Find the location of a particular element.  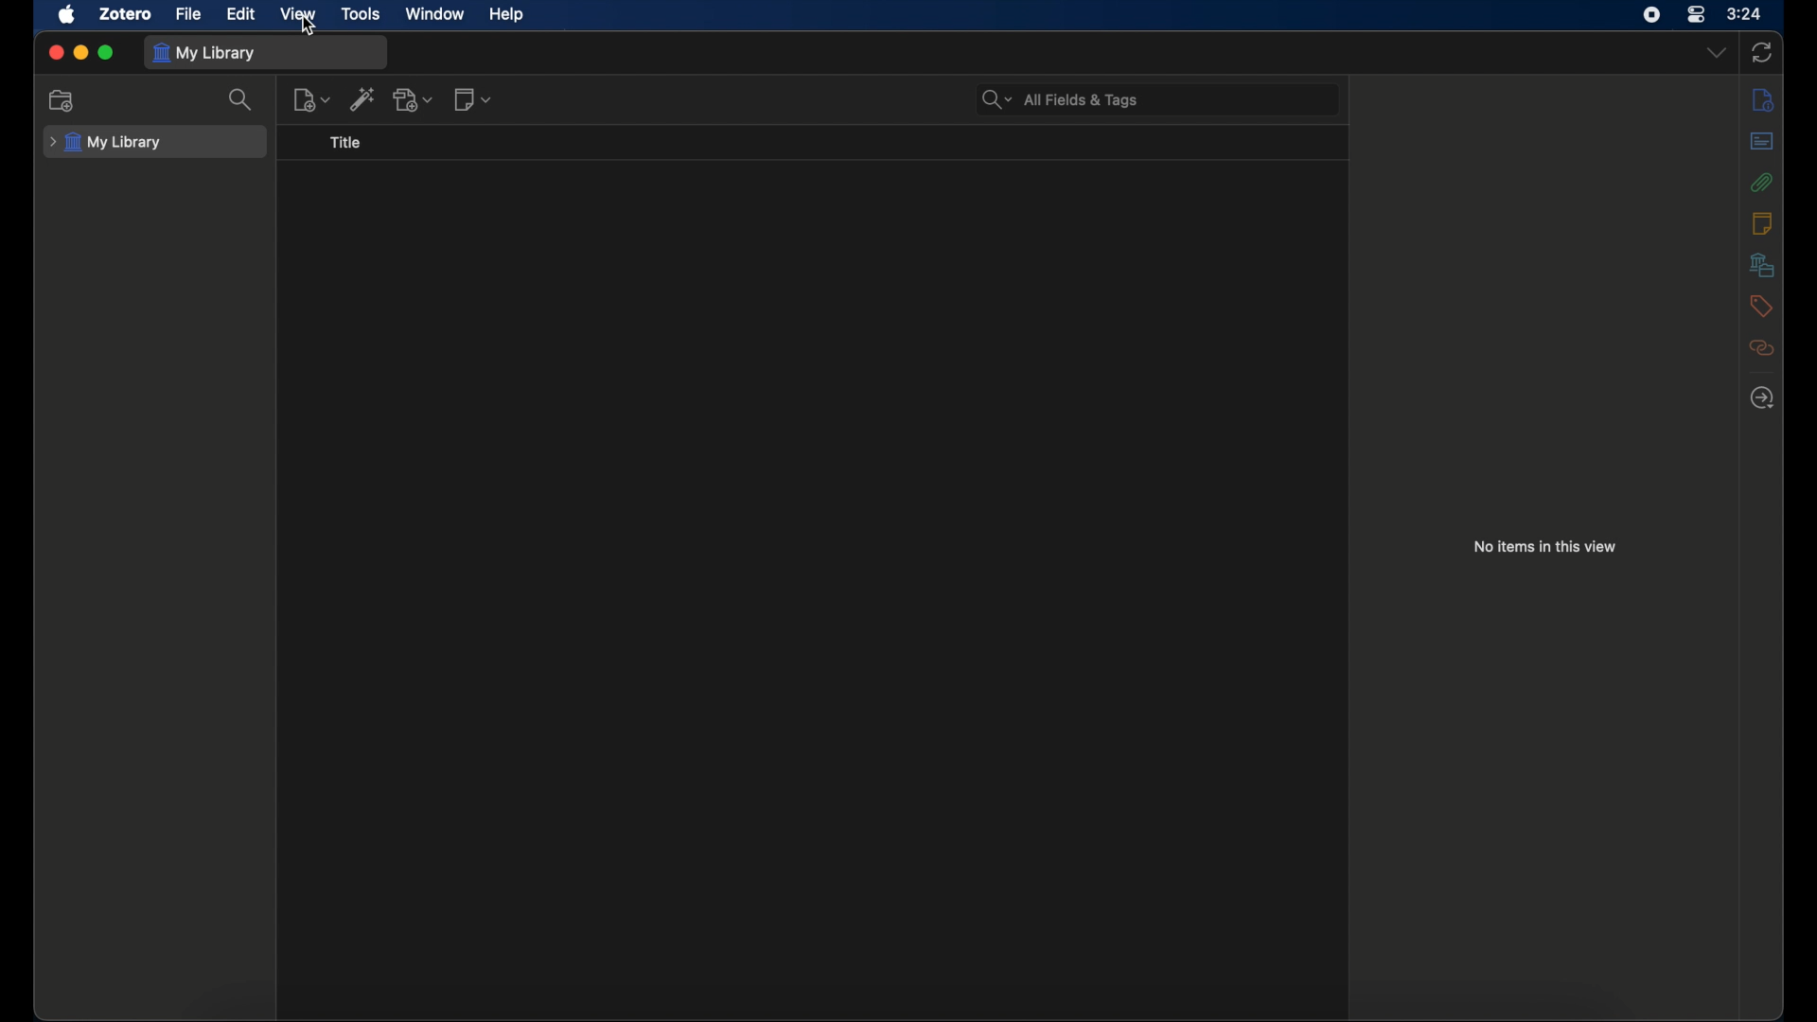

Cursor is located at coordinates (308, 27).